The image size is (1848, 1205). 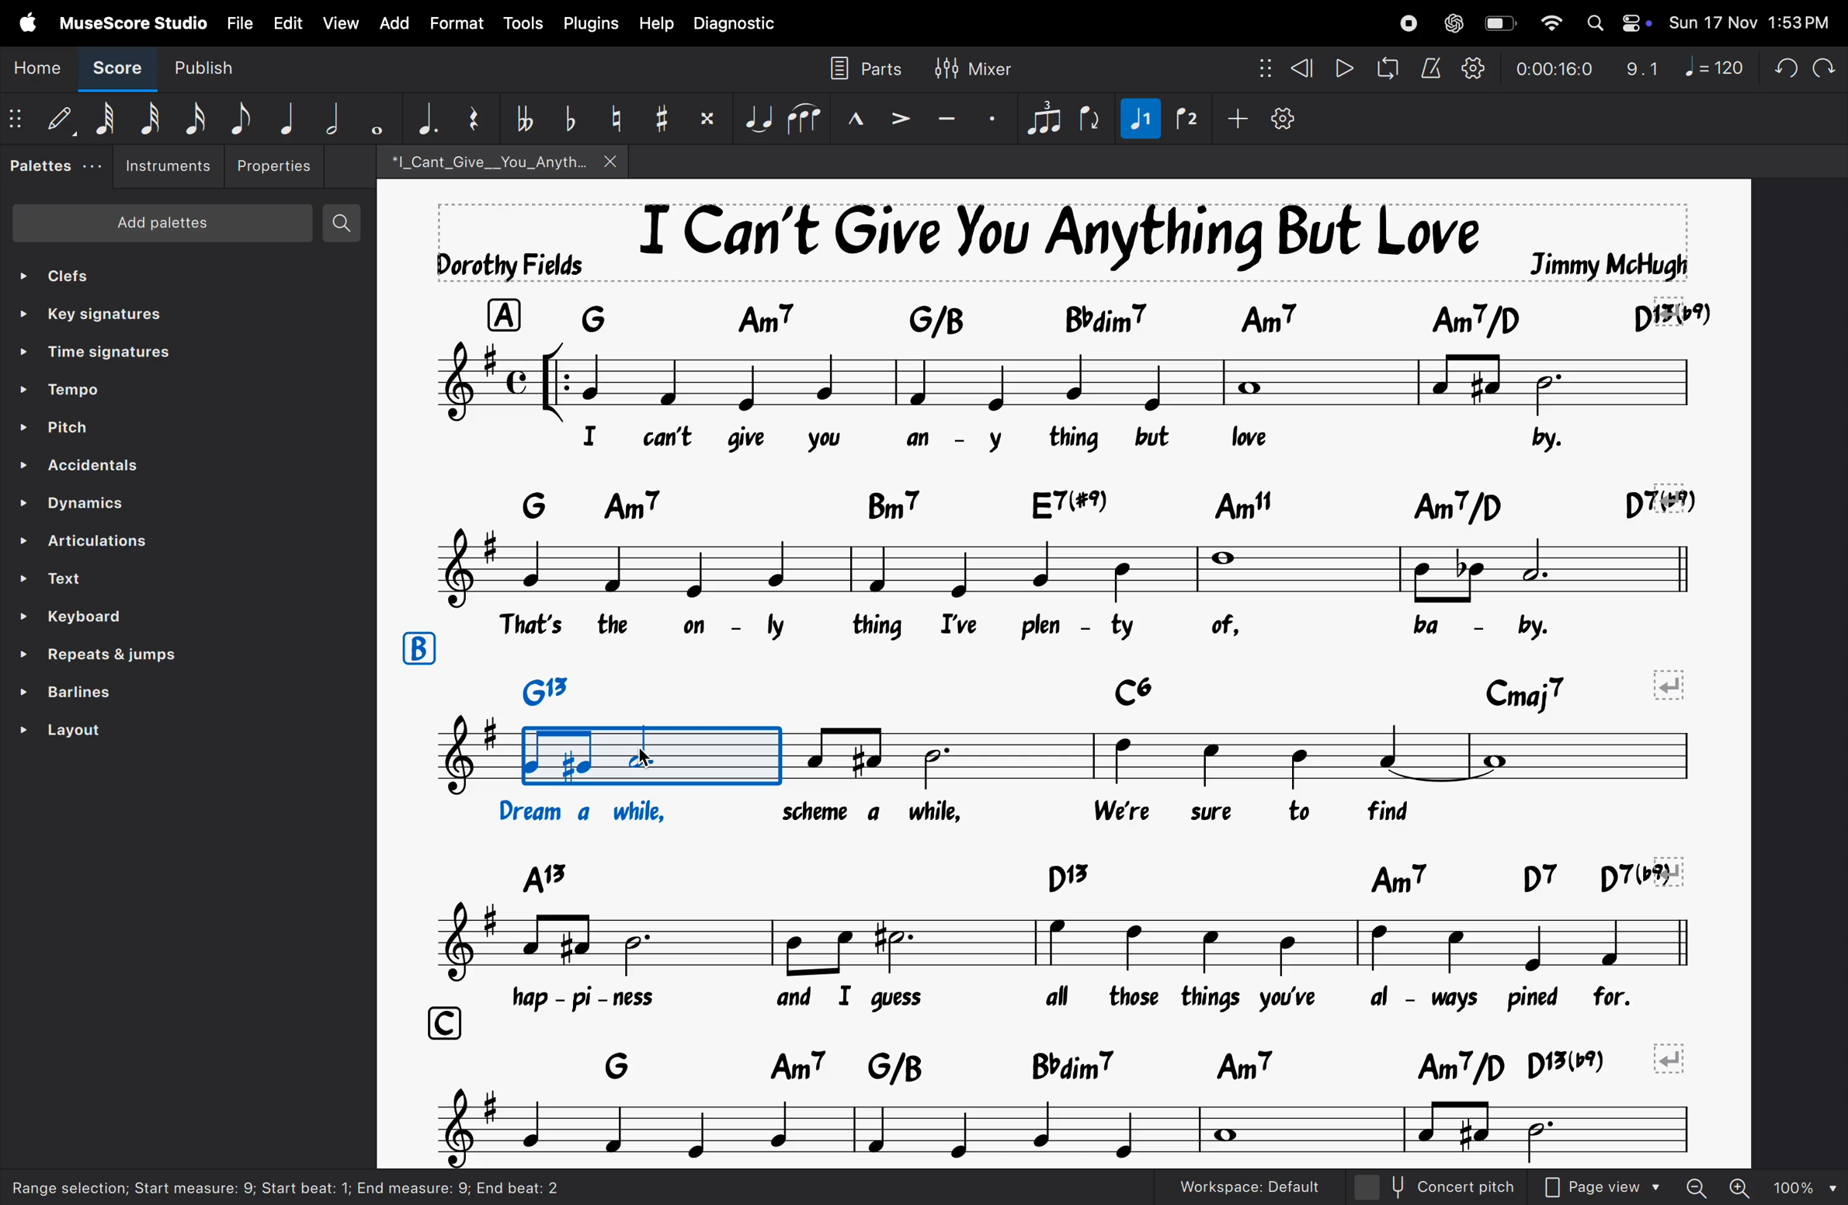 I want to click on barlines, so click(x=68, y=693).